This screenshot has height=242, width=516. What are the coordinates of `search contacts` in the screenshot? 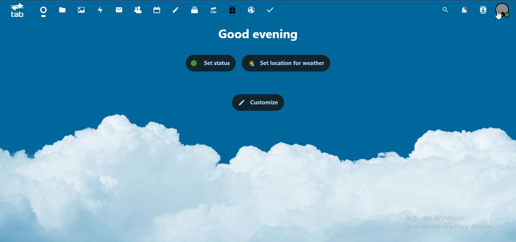 It's located at (484, 10).